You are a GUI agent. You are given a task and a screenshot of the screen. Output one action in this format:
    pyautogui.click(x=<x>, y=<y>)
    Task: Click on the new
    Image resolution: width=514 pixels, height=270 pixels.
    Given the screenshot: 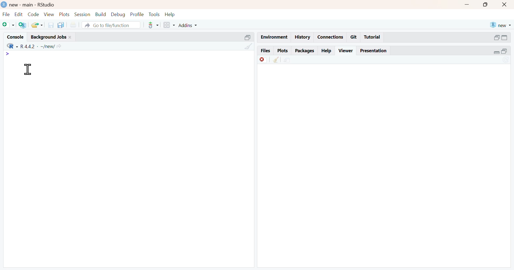 What is the action you would take?
    pyautogui.click(x=499, y=25)
    